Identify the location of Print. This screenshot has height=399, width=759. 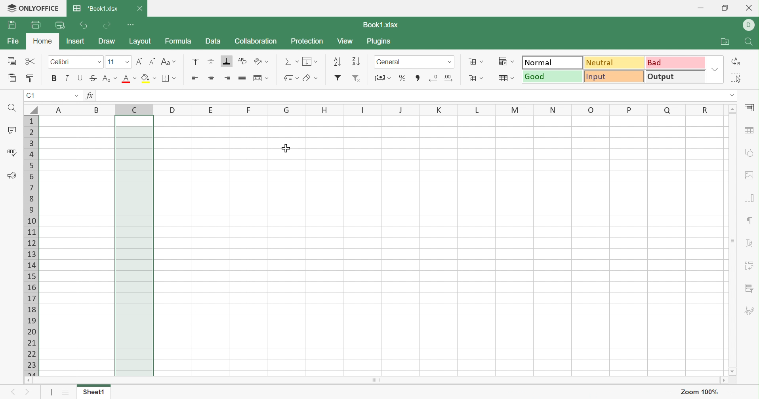
(37, 25).